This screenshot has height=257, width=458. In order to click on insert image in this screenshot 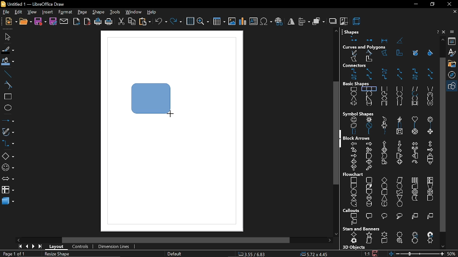, I will do `click(232, 22)`.